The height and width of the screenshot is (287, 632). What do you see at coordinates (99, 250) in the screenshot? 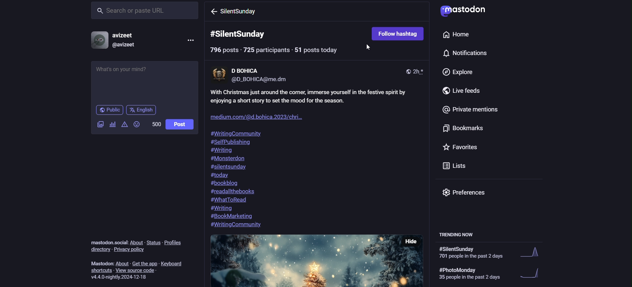
I see `directory` at bounding box center [99, 250].